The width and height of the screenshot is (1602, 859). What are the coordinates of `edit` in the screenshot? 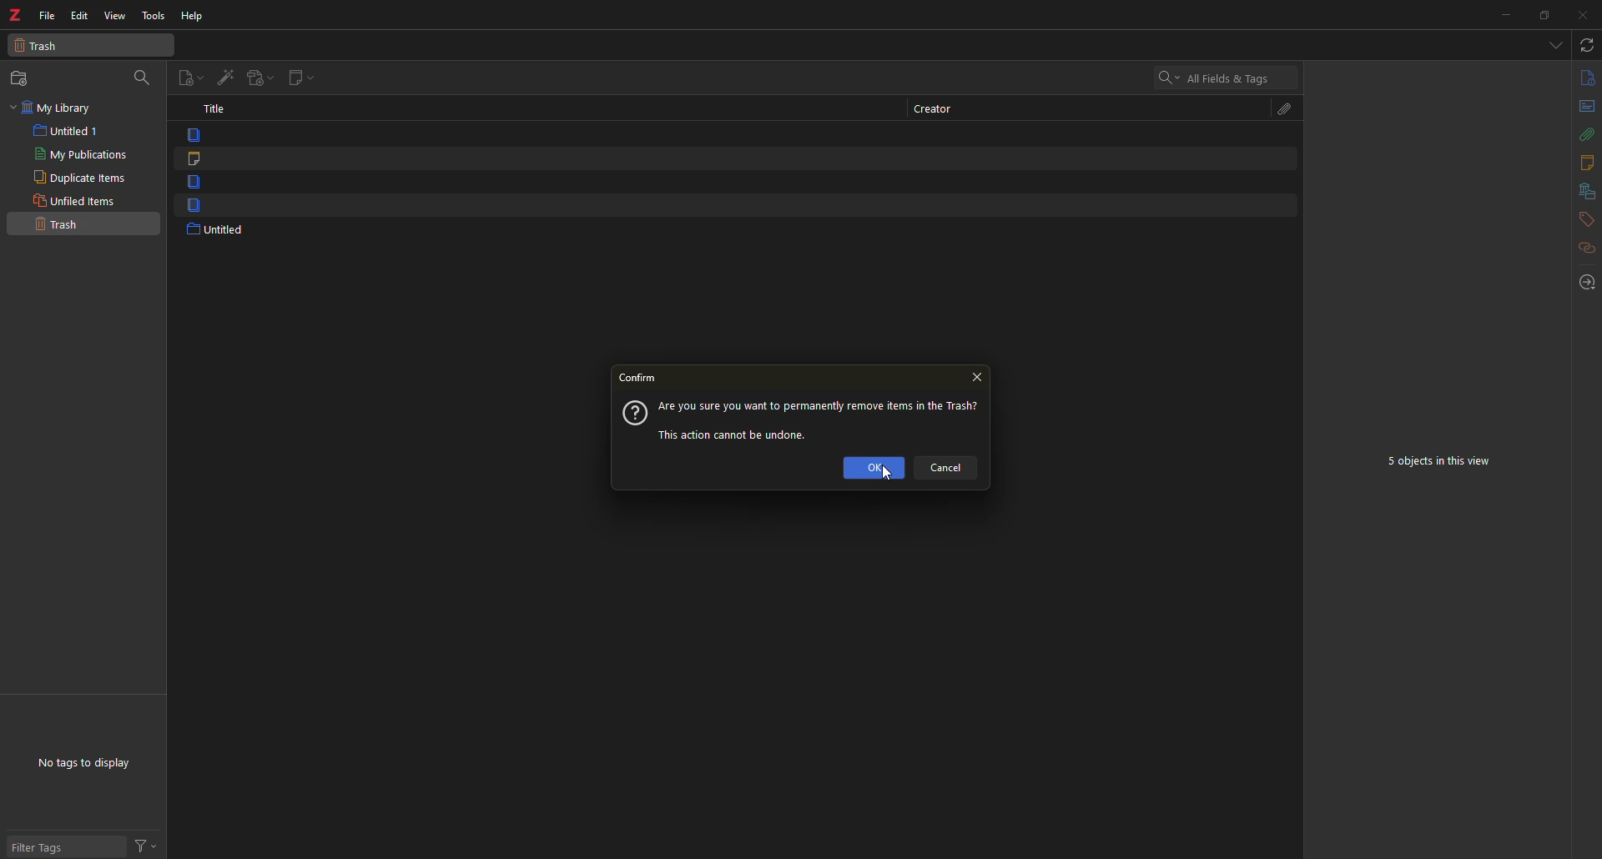 It's located at (81, 15).